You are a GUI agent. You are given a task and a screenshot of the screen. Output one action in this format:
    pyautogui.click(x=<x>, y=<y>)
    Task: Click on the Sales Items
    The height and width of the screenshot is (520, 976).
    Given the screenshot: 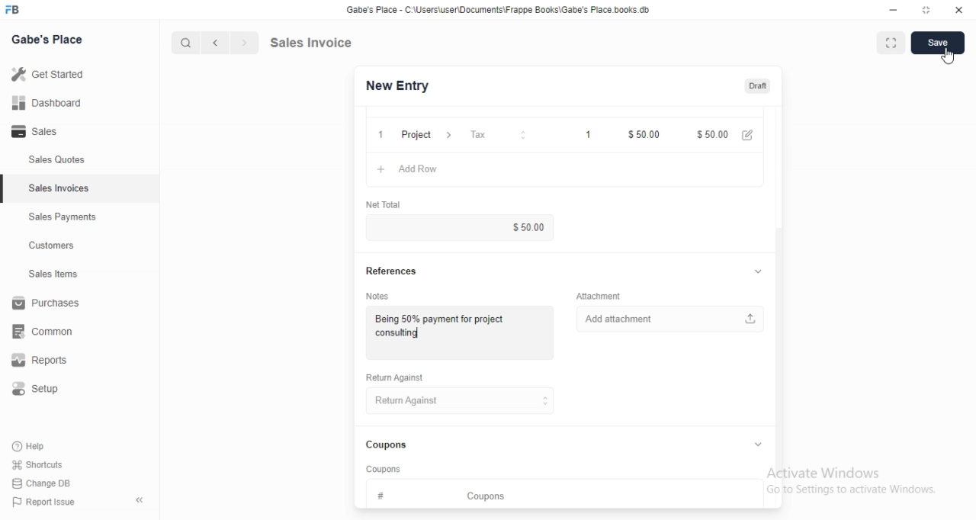 What is the action you would take?
    pyautogui.click(x=47, y=274)
    